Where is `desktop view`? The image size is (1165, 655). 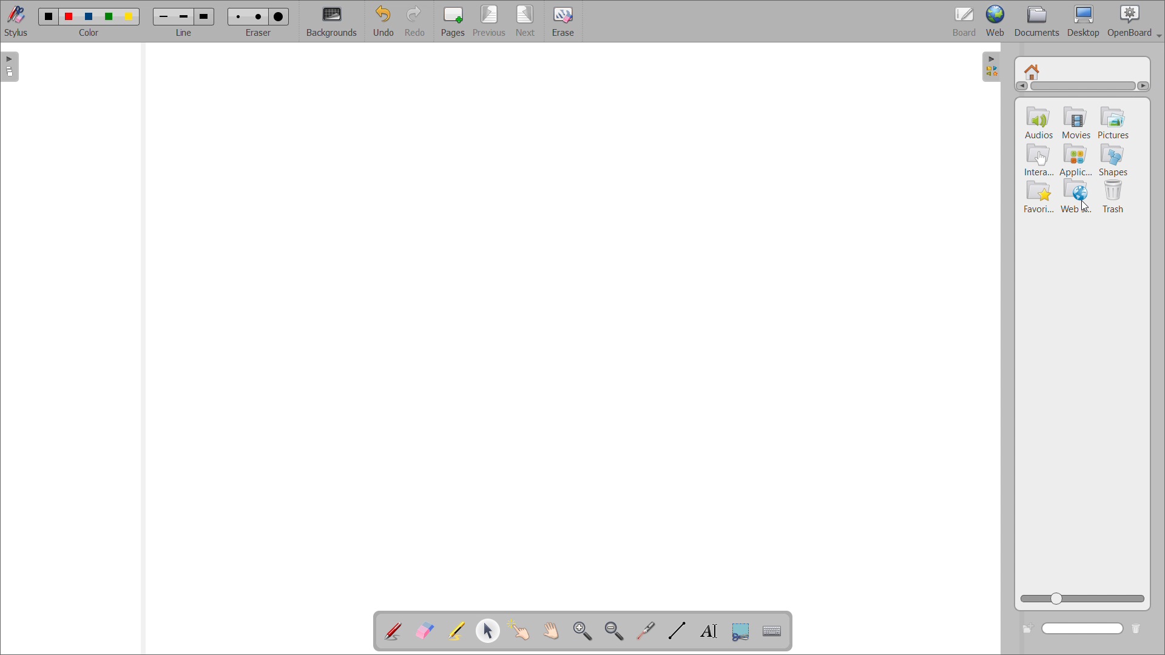 desktop view is located at coordinates (1084, 21).